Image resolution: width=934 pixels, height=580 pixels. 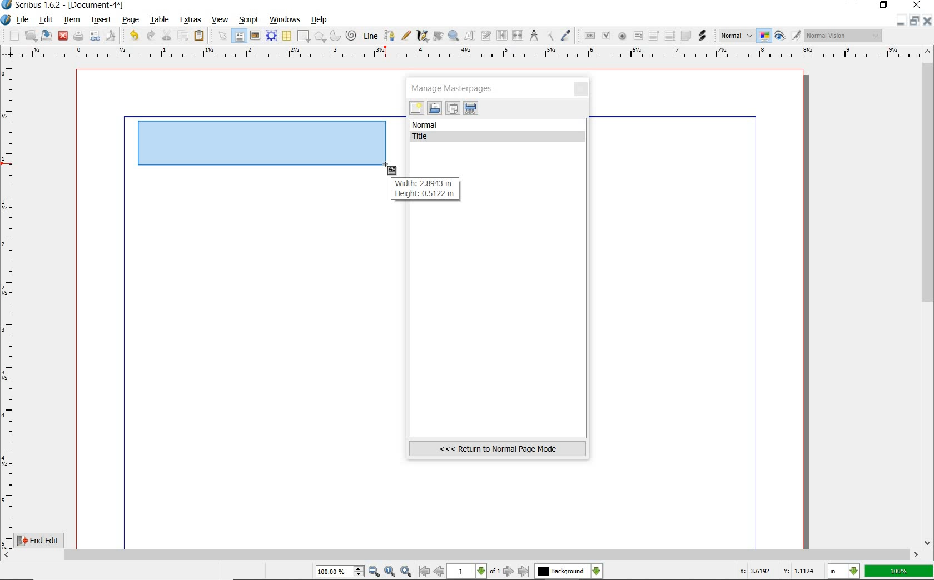 I want to click on close, so click(x=928, y=21).